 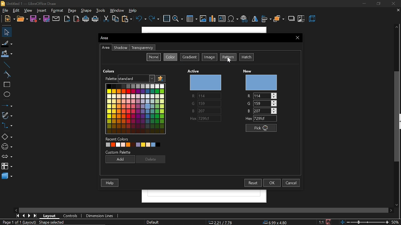 What do you see at coordinates (56, 19) in the screenshot?
I see `attach` at bounding box center [56, 19].